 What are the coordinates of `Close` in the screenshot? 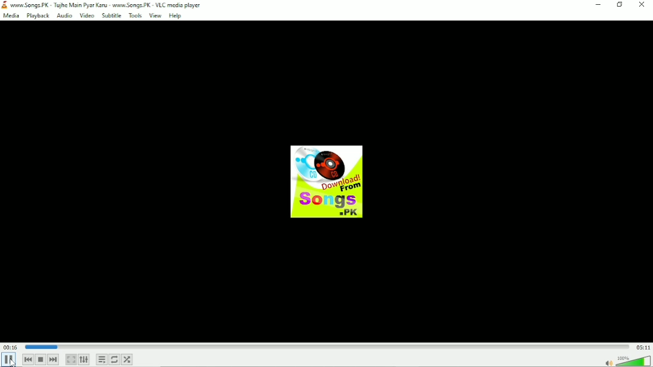 It's located at (643, 6).